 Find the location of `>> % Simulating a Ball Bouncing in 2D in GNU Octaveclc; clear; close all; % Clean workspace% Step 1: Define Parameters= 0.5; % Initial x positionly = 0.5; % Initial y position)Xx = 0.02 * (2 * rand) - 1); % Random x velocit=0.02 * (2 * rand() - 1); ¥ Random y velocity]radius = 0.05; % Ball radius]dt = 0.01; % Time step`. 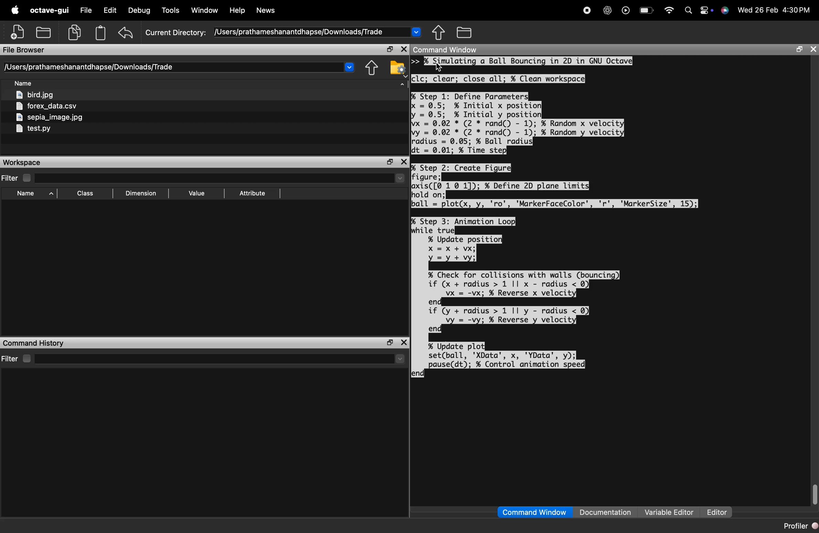

>> % Simulating a Ball Bouncing in 2D in GNU Octaveclc; clear; close all; % Clean workspace% Step 1: Define Parameters= 0.5; % Initial x positionly = 0.5; % Initial y position)Xx = 0.02 * (2 * rand) - 1); % Random x velocit=0.02 * (2 * rand() - 1); ¥ Random y velocity]radius = 0.05; % Ball radius]dt = 0.01; % Time step is located at coordinates (522, 106).